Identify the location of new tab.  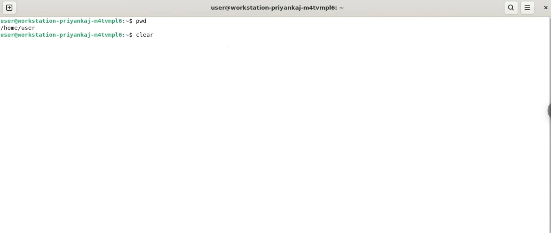
(11, 8).